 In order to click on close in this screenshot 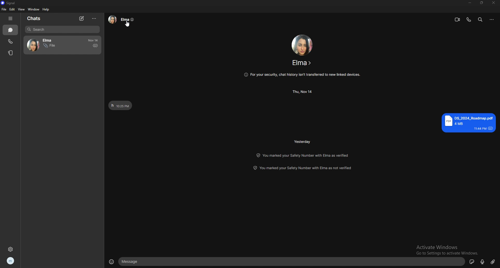, I will do `click(493, 3)`.